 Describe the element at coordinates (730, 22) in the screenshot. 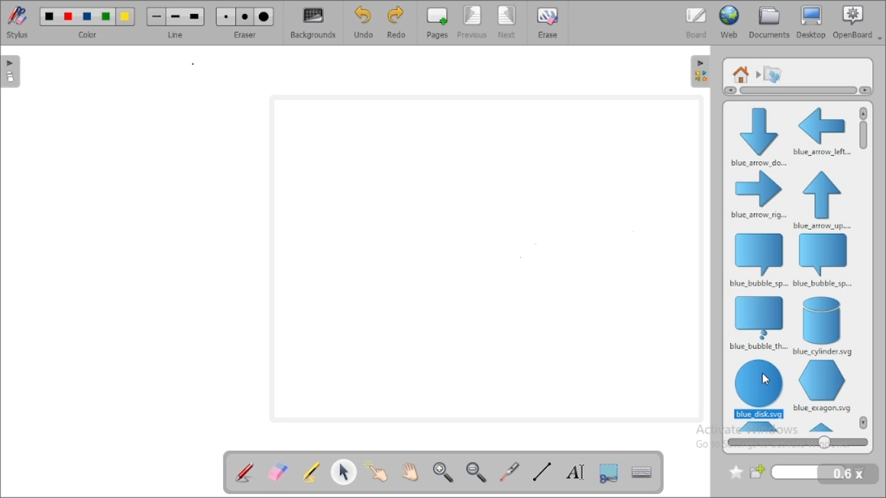

I see `web` at that location.